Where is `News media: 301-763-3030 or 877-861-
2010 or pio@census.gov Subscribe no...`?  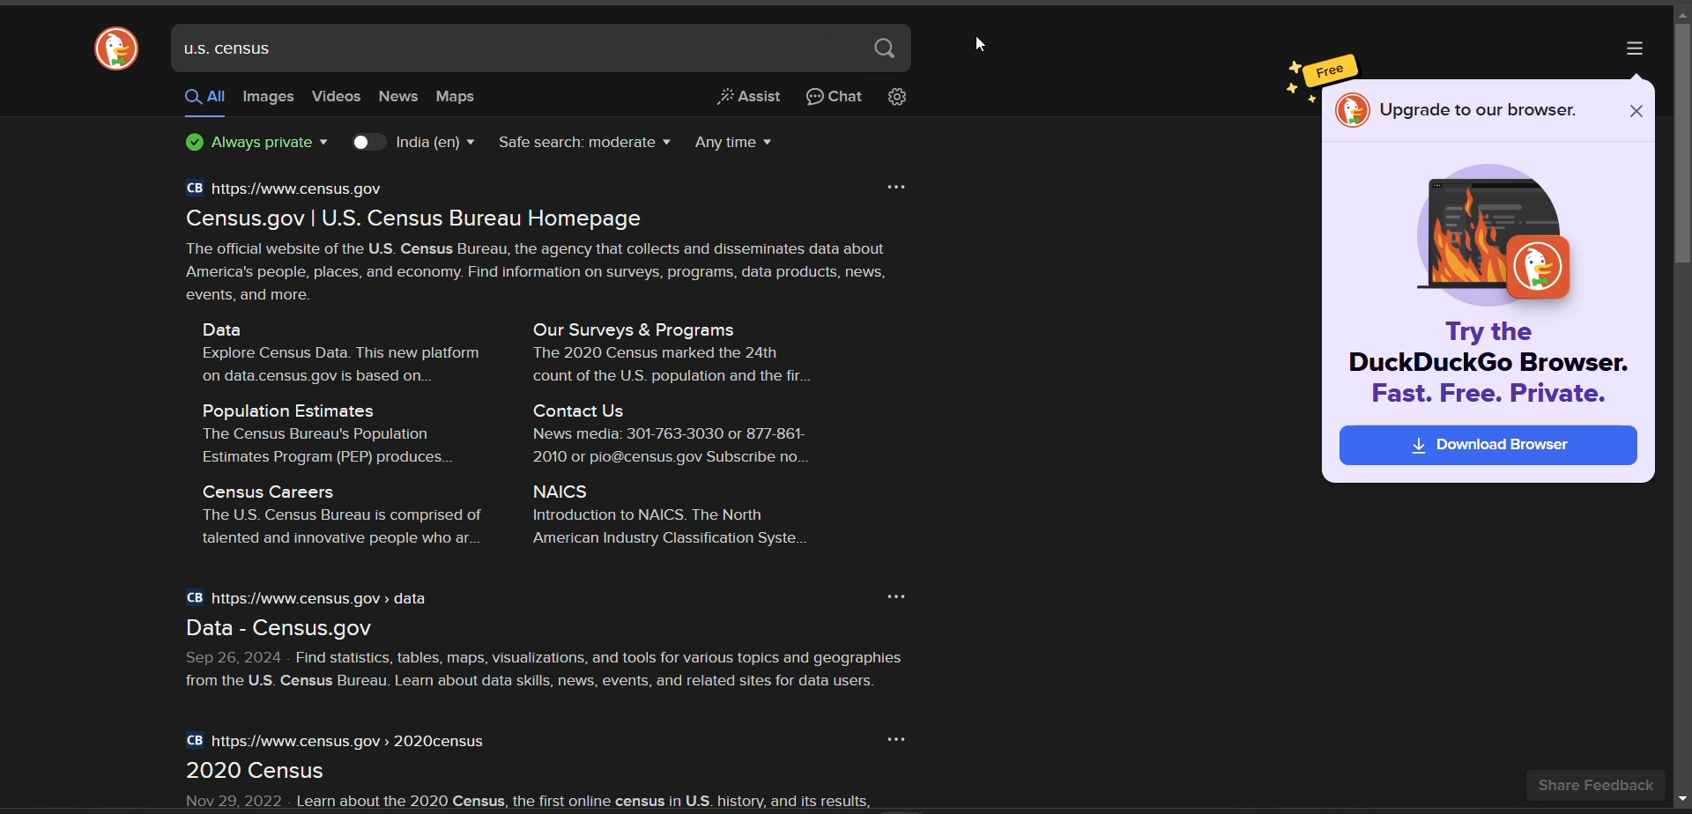
News media: 301-763-3030 or 877-861-
2010 or pio@census.gov Subscribe no... is located at coordinates (663, 447).